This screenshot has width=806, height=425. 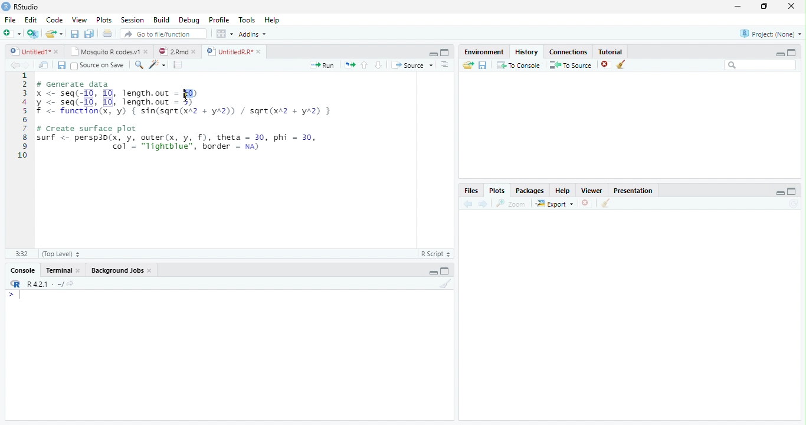 I want to click on Help, so click(x=563, y=190).